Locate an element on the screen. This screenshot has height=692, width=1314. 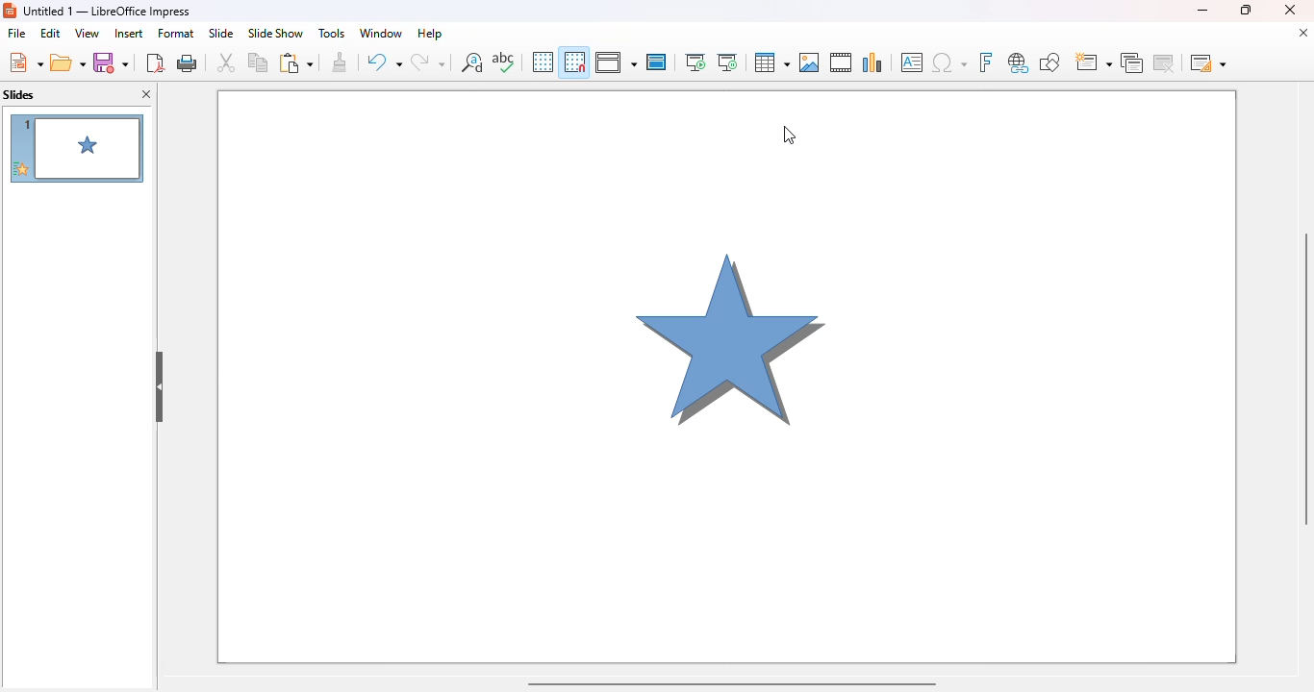
hide is located at coordinates (159, 387).